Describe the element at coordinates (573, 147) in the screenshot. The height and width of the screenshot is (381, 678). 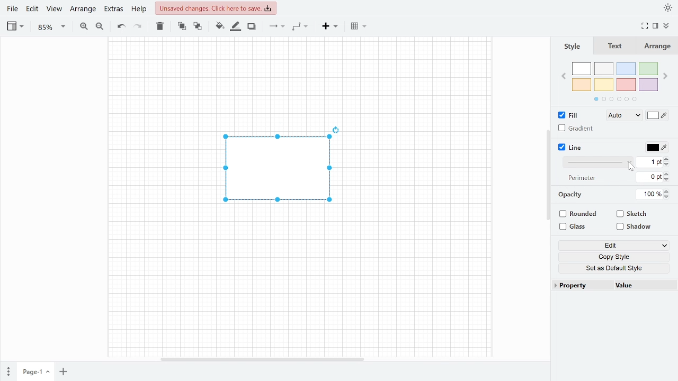
I see `Line` at that location.